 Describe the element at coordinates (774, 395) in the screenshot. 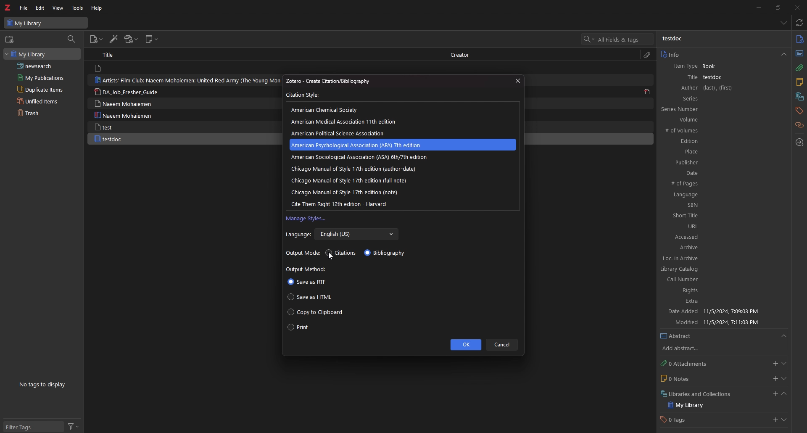

I see `add libraries or collection` at that location.